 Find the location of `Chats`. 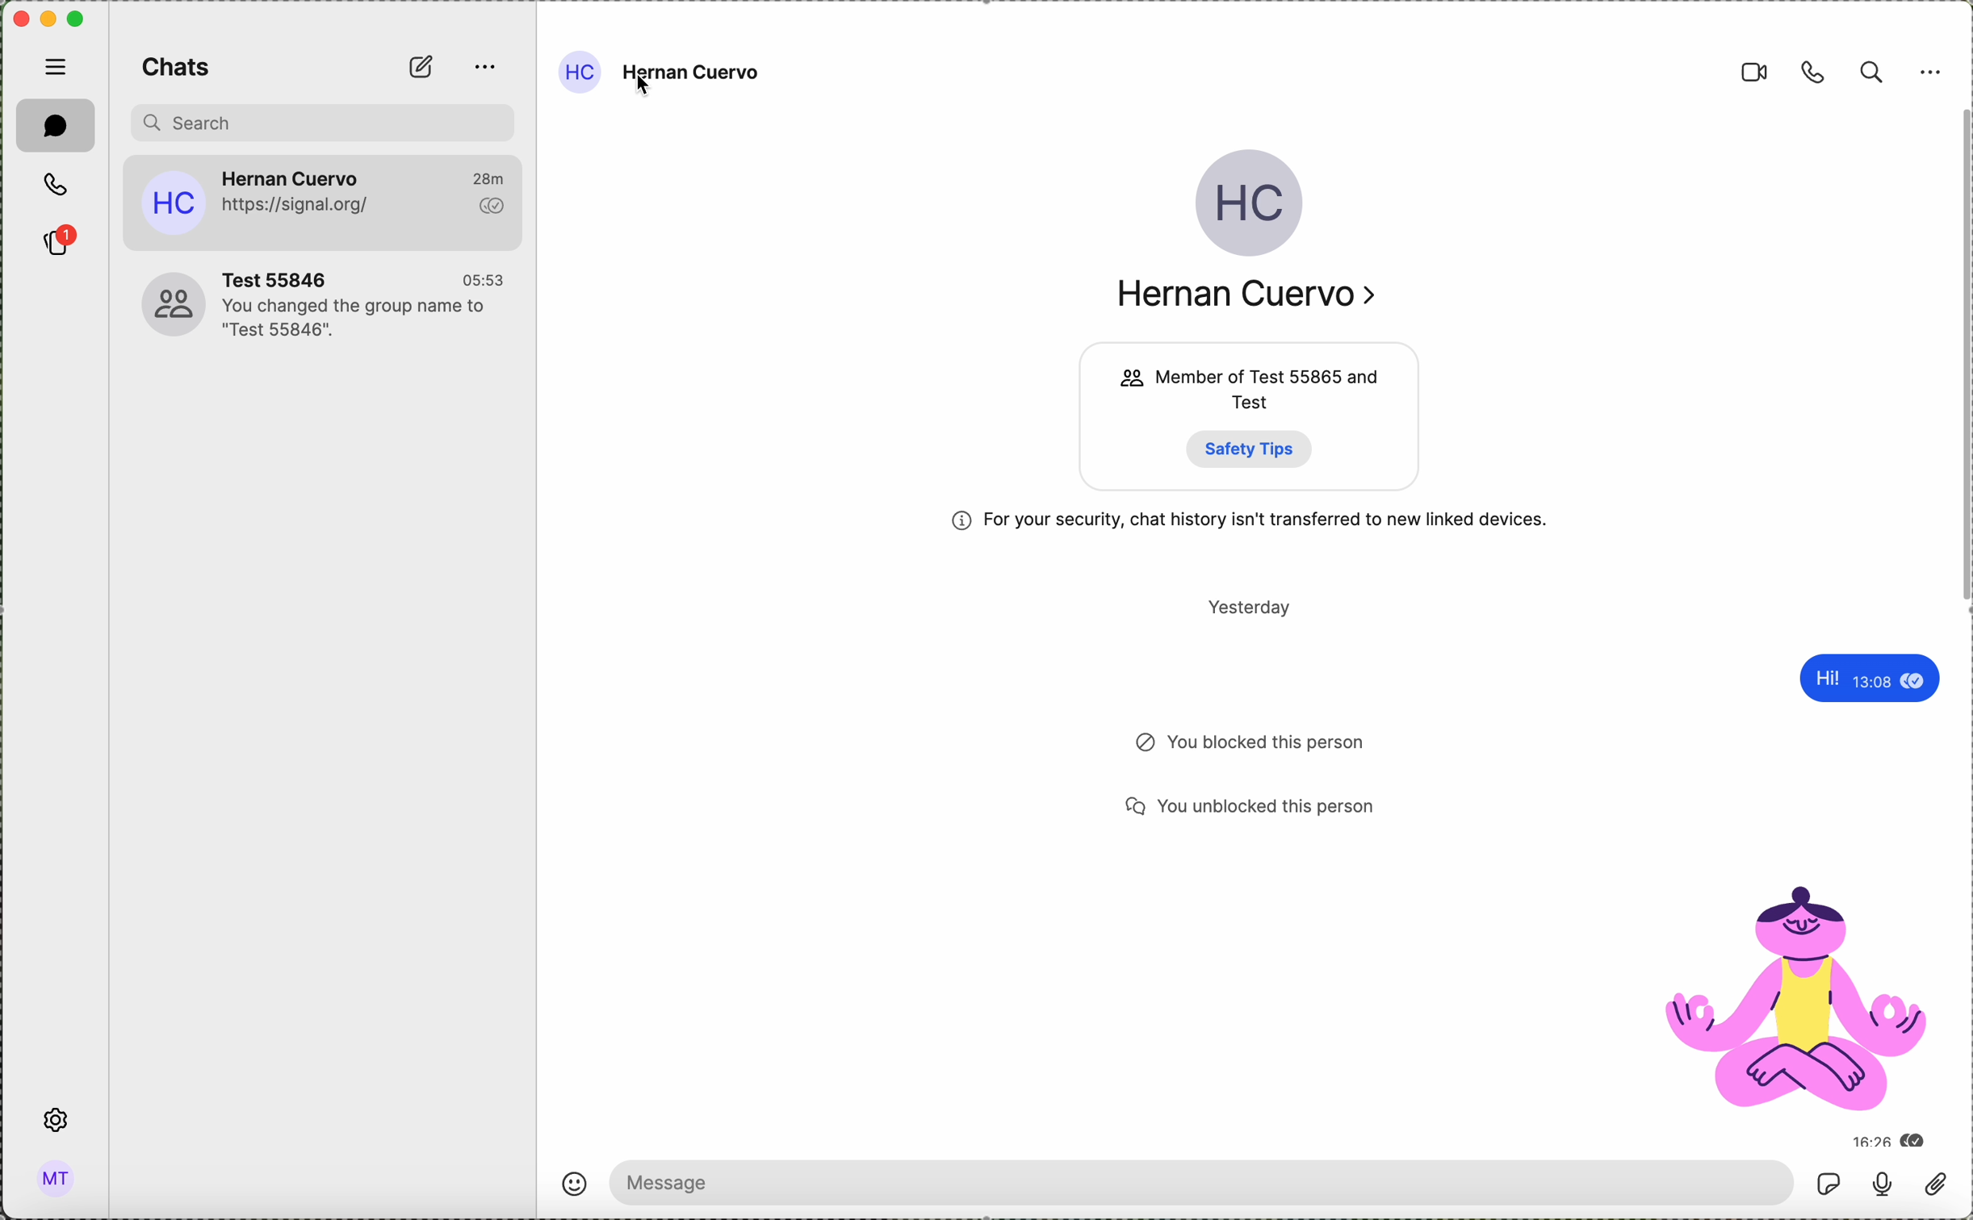

Chats is located at coordinates (181, 66).